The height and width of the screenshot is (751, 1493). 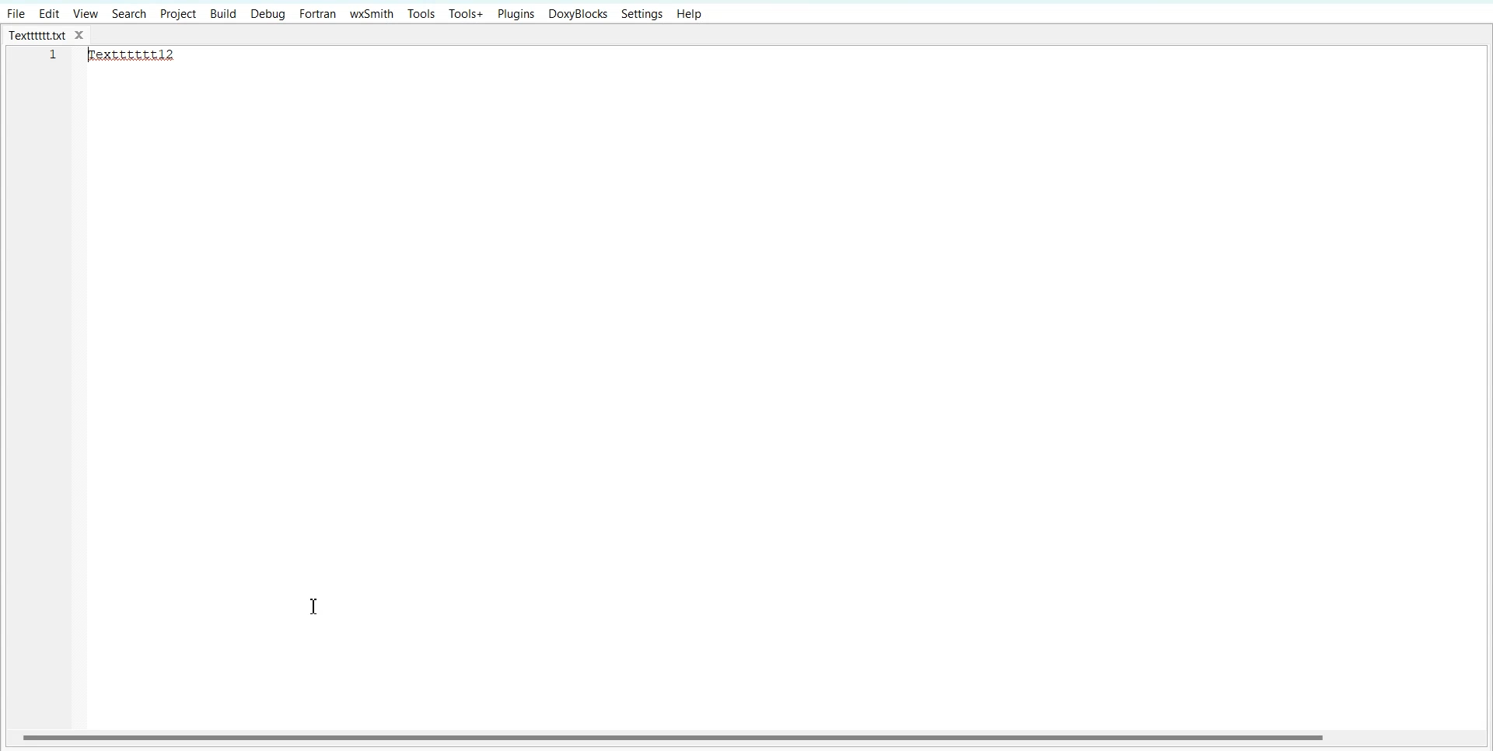 I want to click on Tools, so click(x=421, y=13).